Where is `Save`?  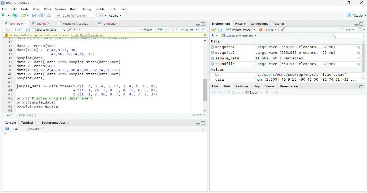
Save is located at coordinates (28, 30).